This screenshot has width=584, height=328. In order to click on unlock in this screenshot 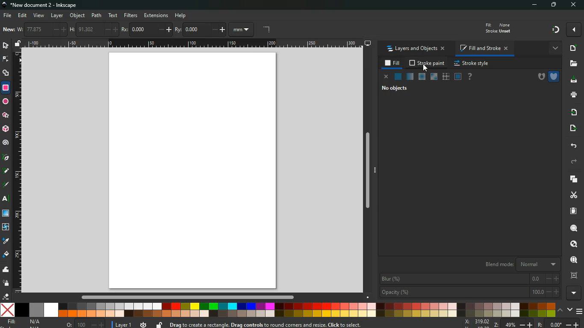, I will do `click(158, 325)`.